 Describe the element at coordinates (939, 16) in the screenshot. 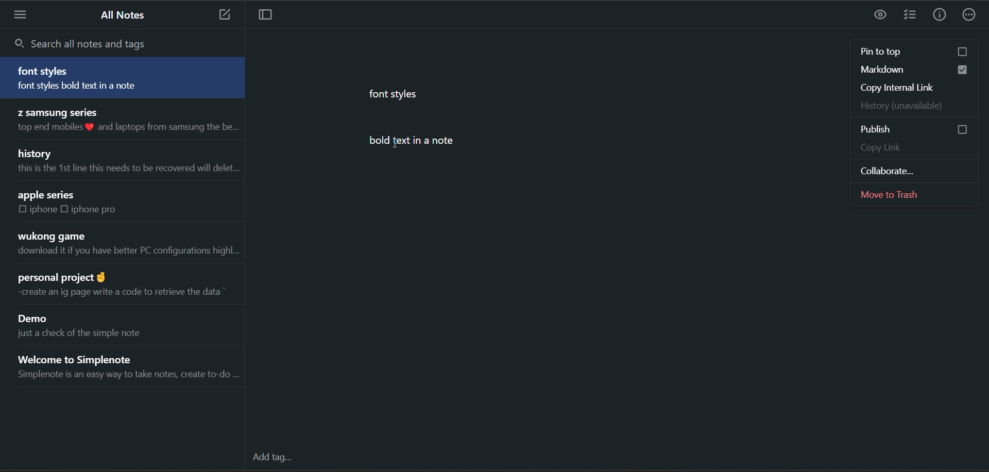

I see `info` at that location.